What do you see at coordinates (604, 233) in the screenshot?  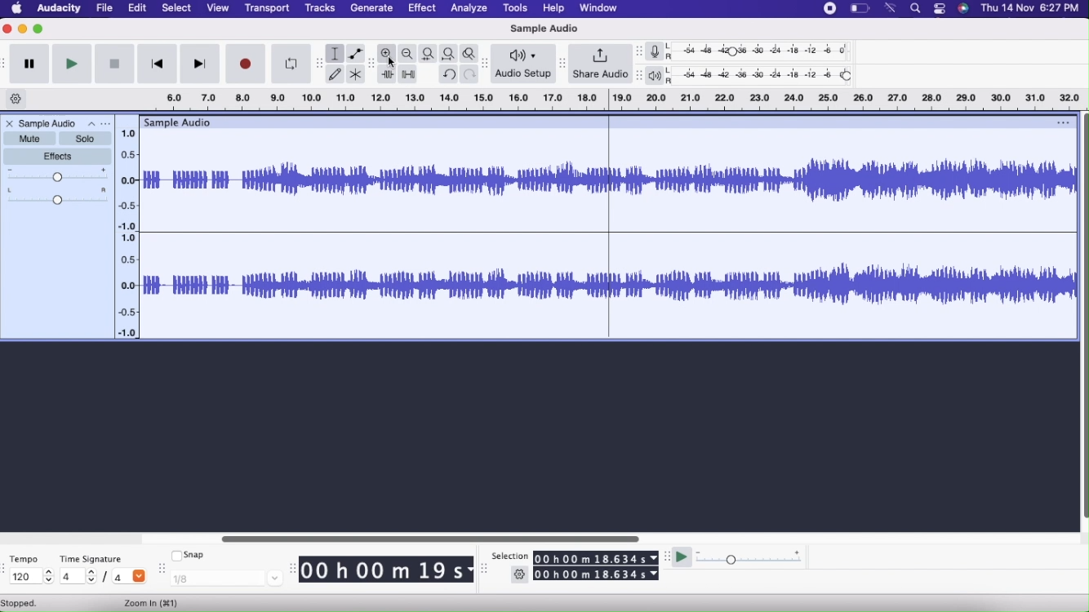 I see `Audio File` at bounding box center [604, 233].